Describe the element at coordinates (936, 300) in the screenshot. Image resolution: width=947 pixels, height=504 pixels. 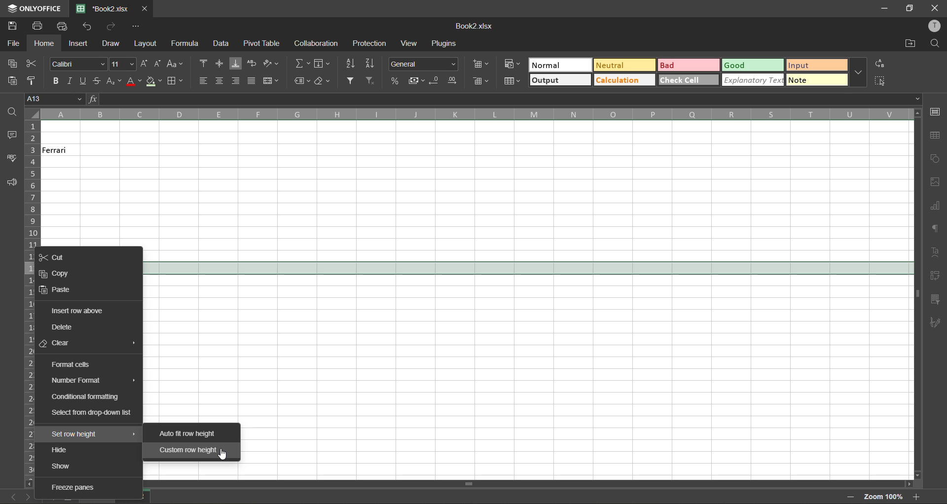
I see `slicer` at that location.